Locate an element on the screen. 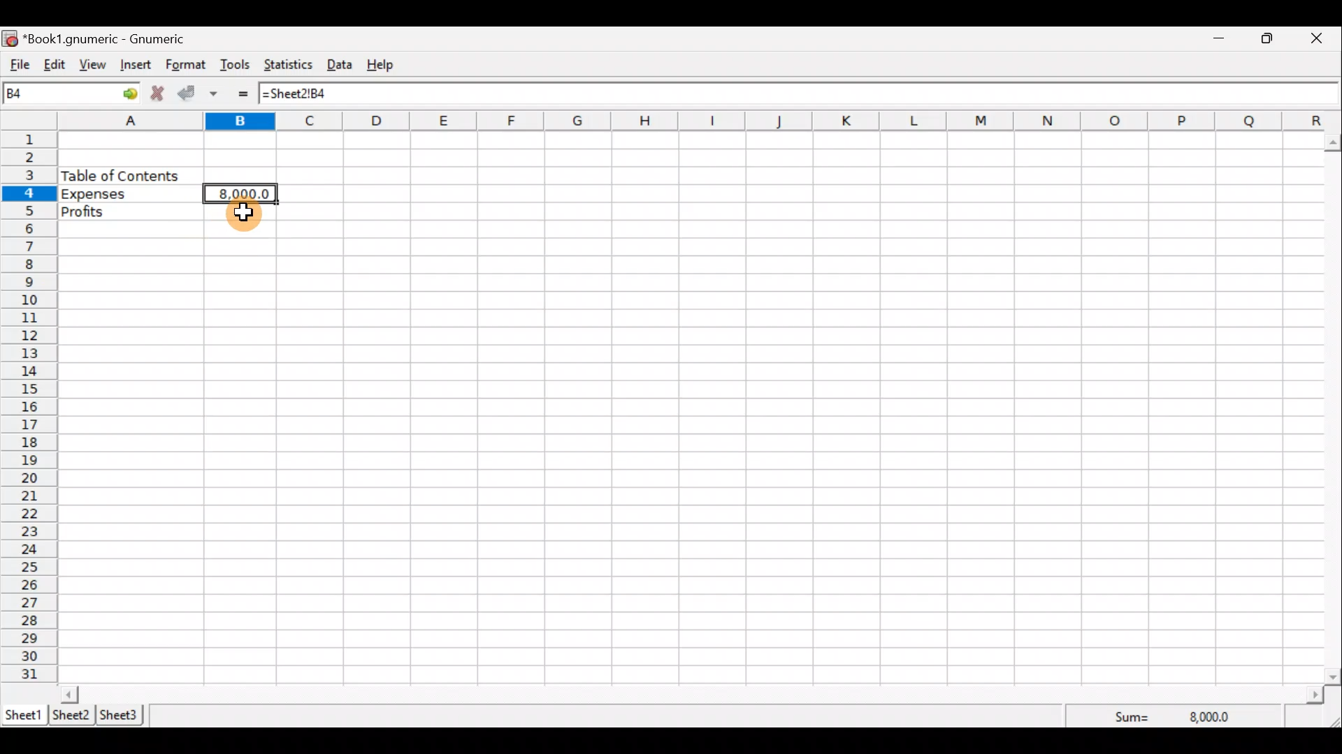 This screenshot has height=754, width=1342. Accept change is located at coordinates (190, 94).